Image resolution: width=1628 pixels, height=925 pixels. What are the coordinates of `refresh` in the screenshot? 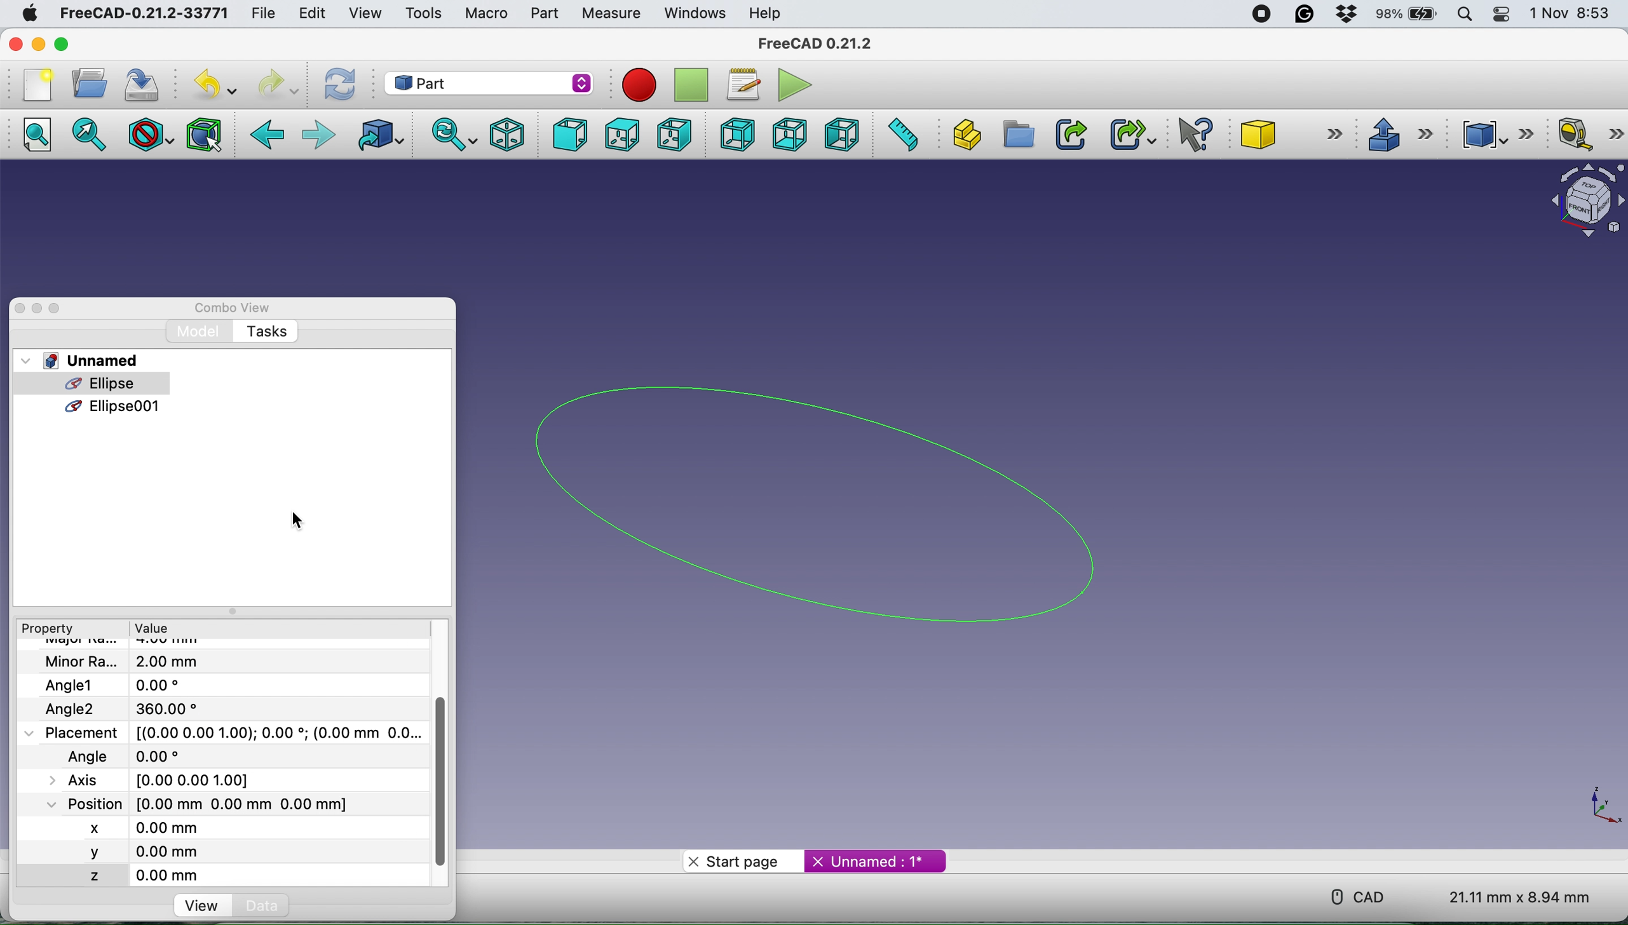 It's located at (339, 84).